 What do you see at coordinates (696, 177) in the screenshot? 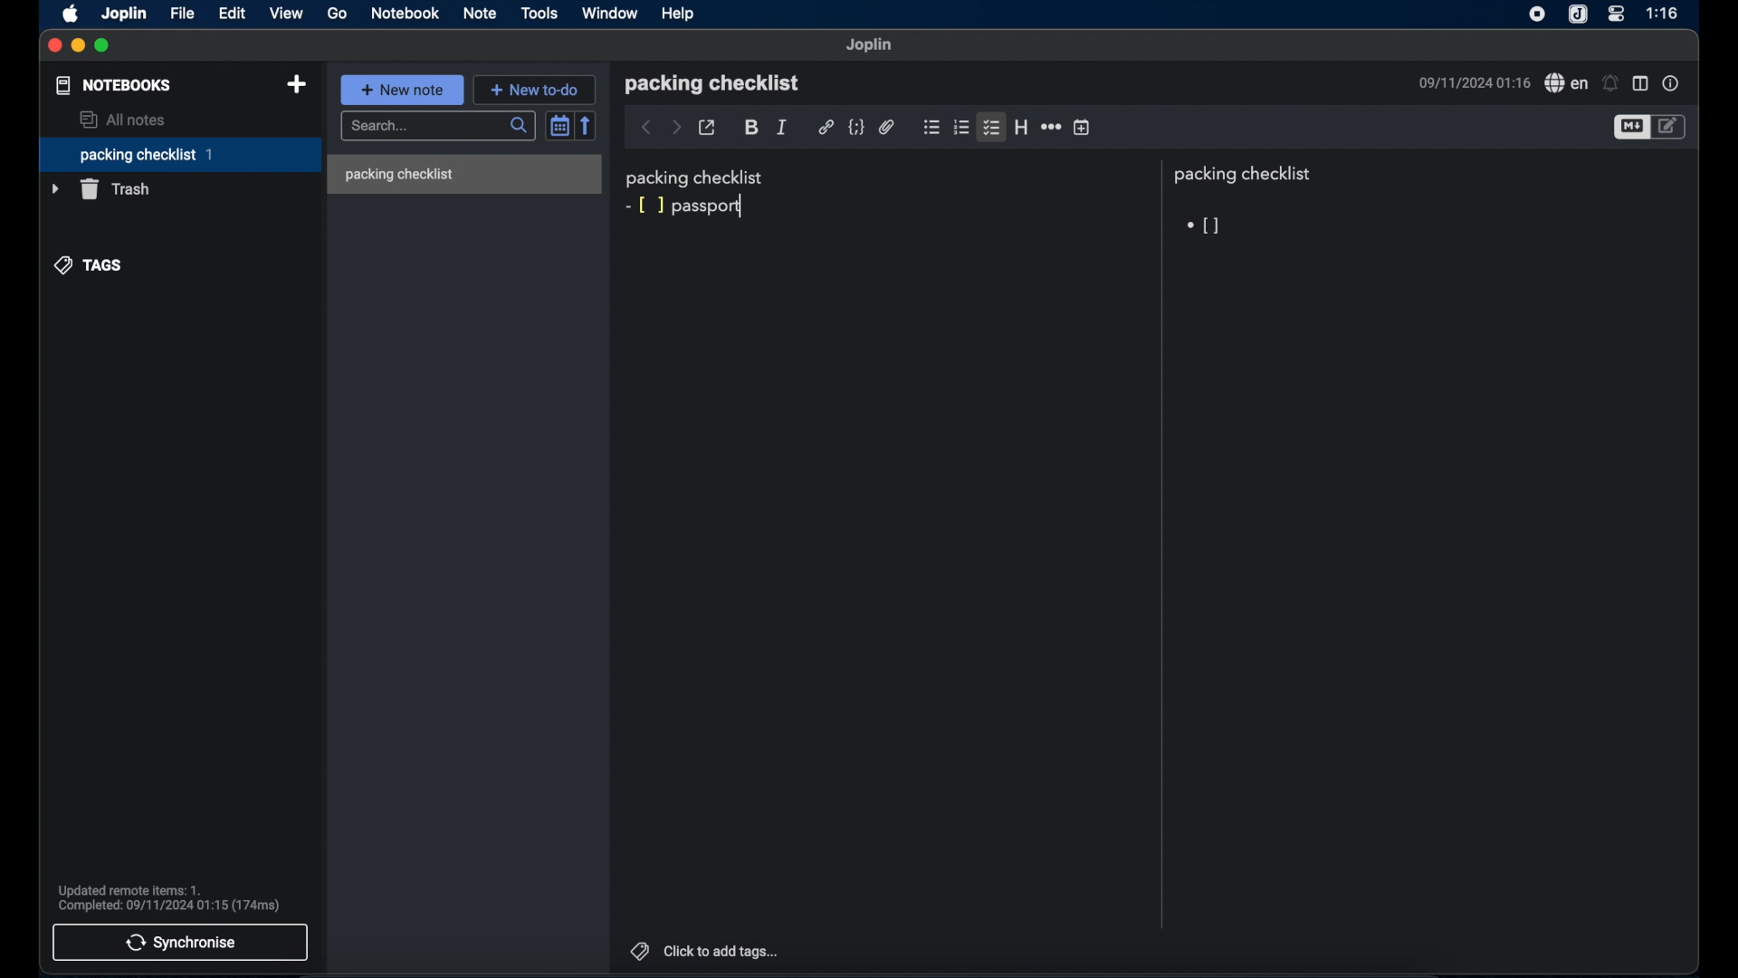
I see `packing checklist` at bounding box center [696, 177].